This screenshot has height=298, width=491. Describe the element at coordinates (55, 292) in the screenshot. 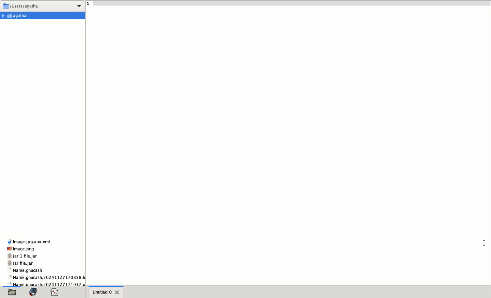

I see `code` at that location.